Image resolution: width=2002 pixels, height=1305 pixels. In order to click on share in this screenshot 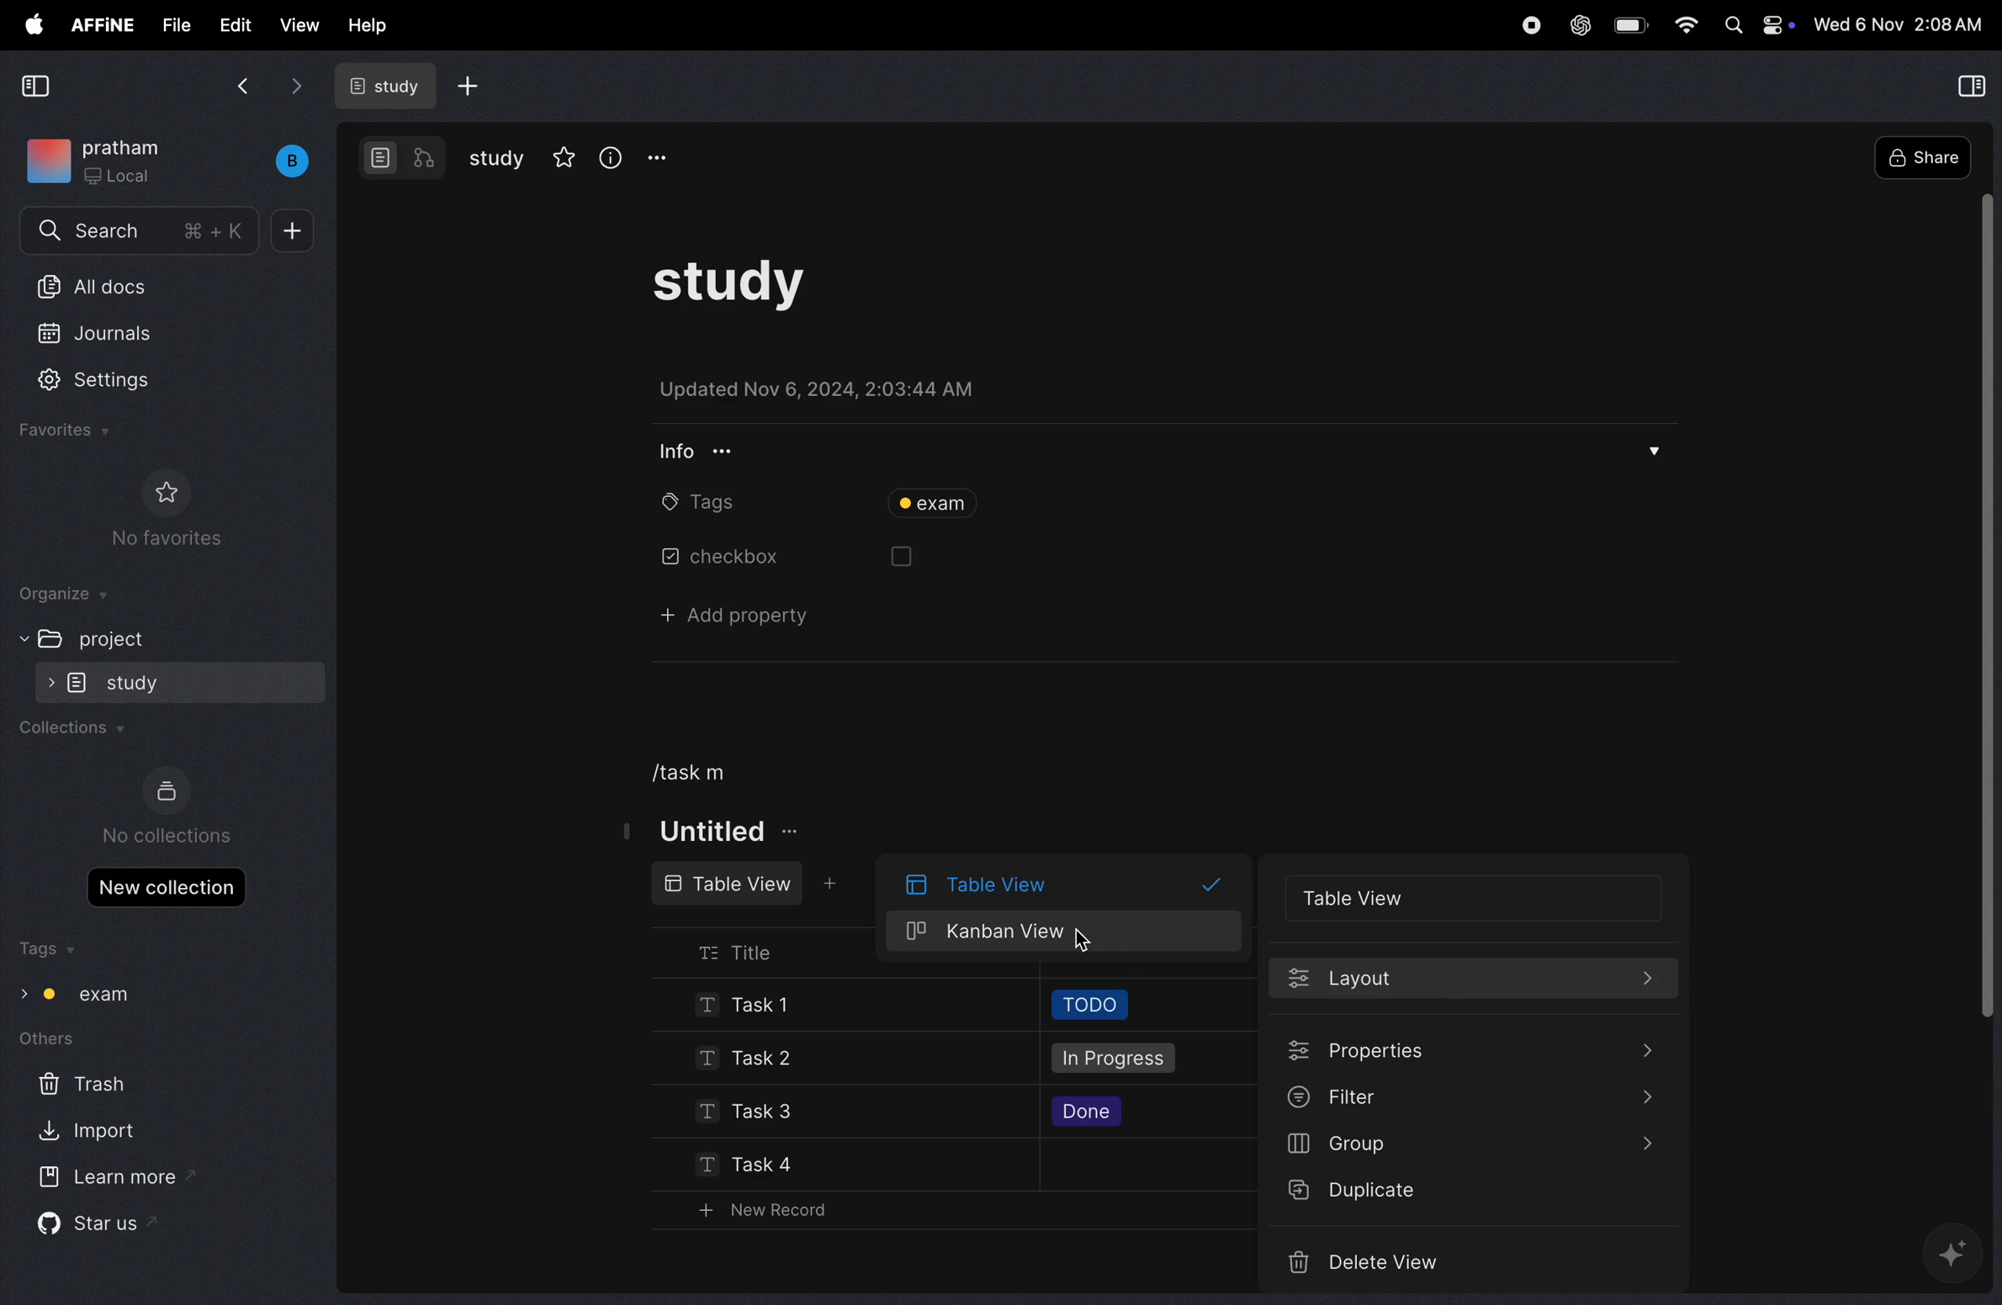, I will do `click(1921, 156)`.